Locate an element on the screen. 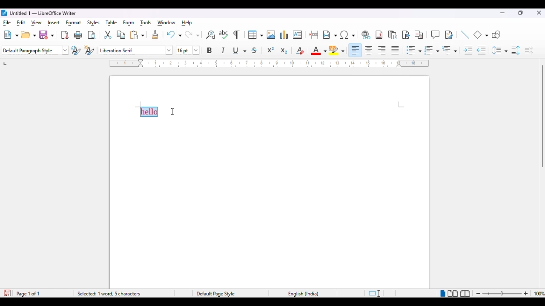  insert cross-reference is located at coordinates (419, 35).